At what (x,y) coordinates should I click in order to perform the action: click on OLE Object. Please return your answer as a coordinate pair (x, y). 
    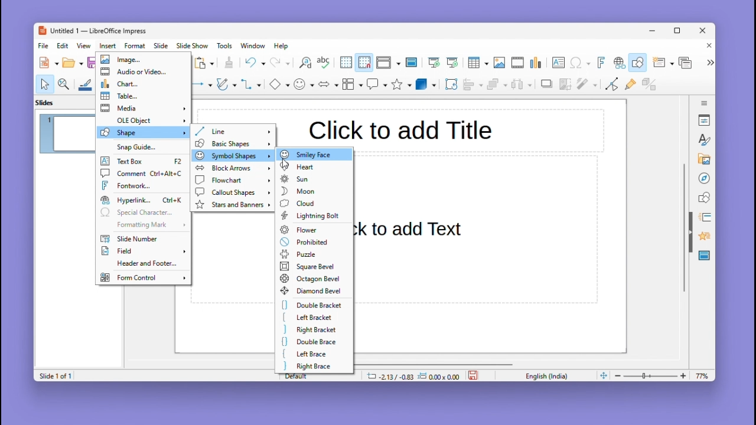
    Looking at the image, I should click on (143, 120).